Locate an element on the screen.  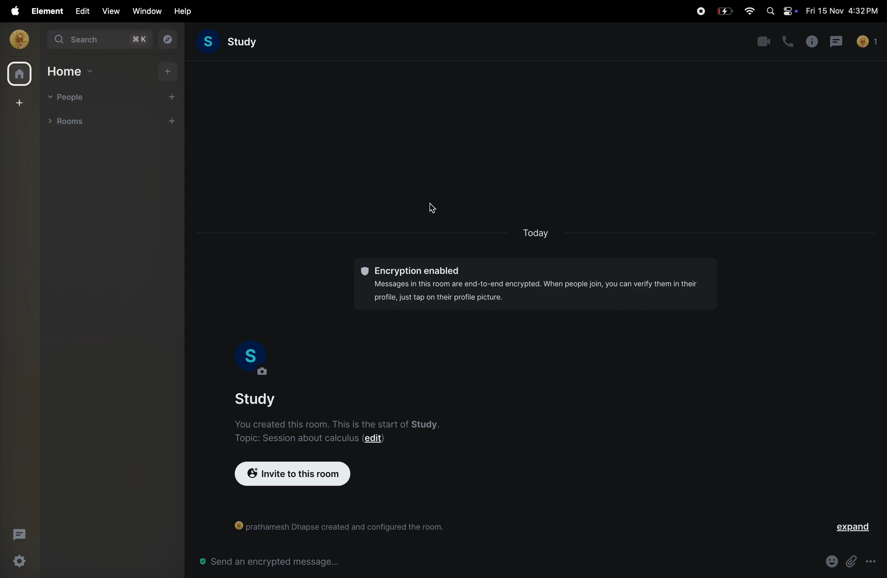
emoji is located at coordinates (828, 560).